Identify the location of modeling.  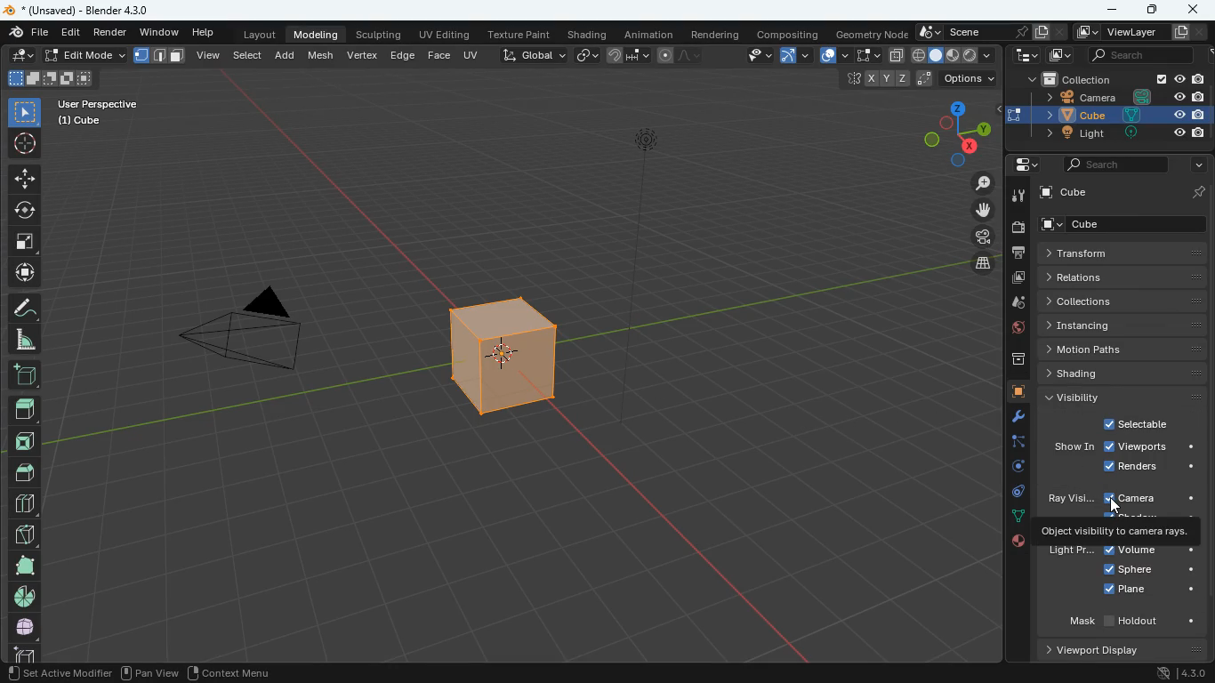
(317, 35).